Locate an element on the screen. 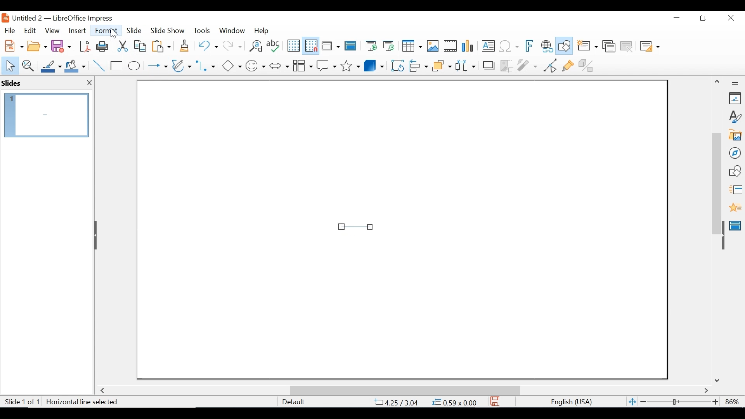 The image size is (745, 419). Spelling is located at coordinates (274, 45).